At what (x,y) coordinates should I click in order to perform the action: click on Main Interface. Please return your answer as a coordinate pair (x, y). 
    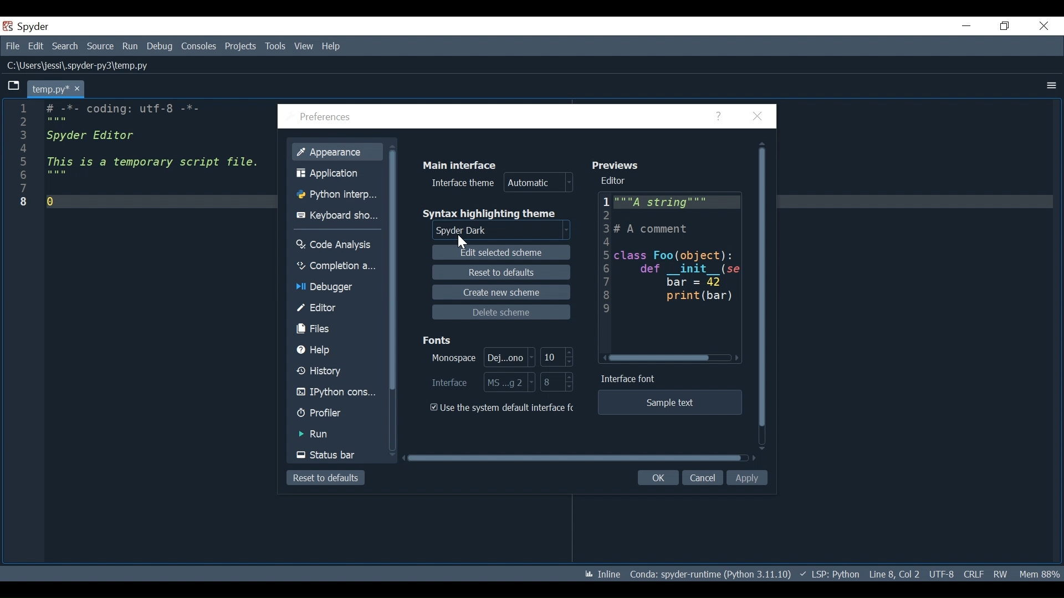
    Looking at the image, I should click on (463, 166).